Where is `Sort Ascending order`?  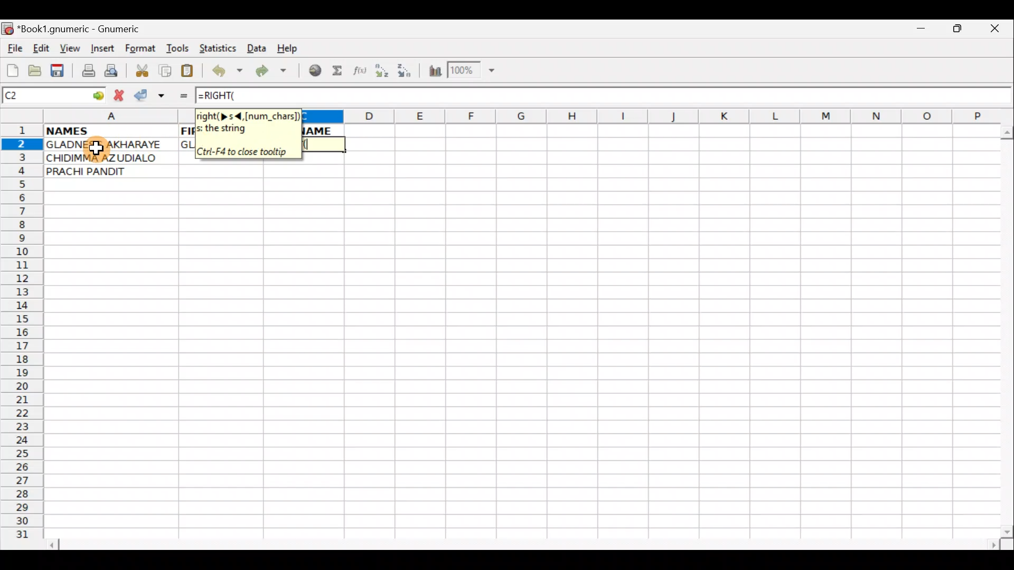
Sort Ascending order is located at coordinates (385, 73).